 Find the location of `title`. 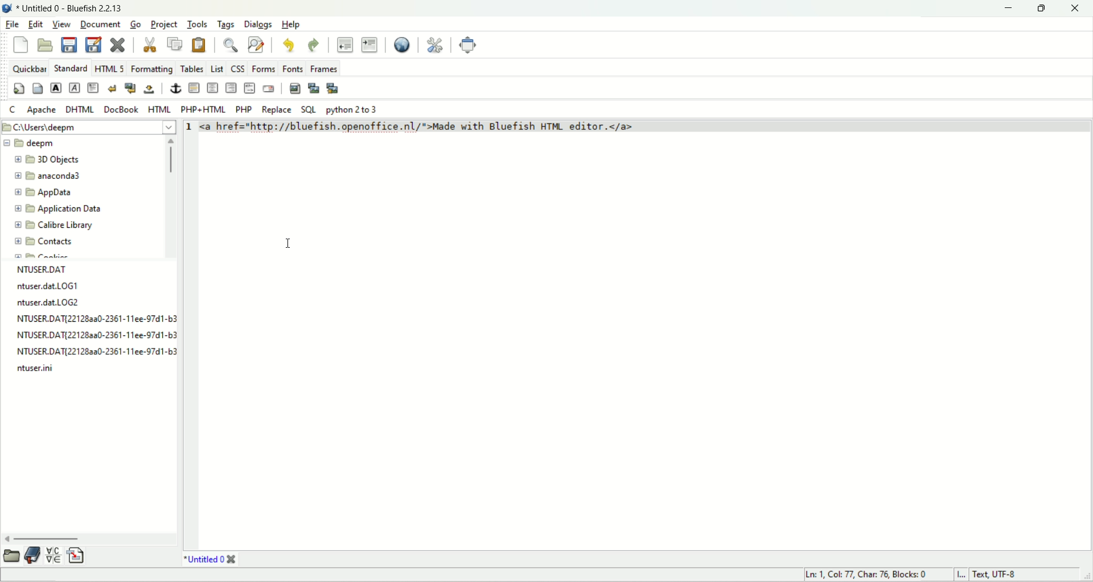

title is located at coordinates (209, 559).